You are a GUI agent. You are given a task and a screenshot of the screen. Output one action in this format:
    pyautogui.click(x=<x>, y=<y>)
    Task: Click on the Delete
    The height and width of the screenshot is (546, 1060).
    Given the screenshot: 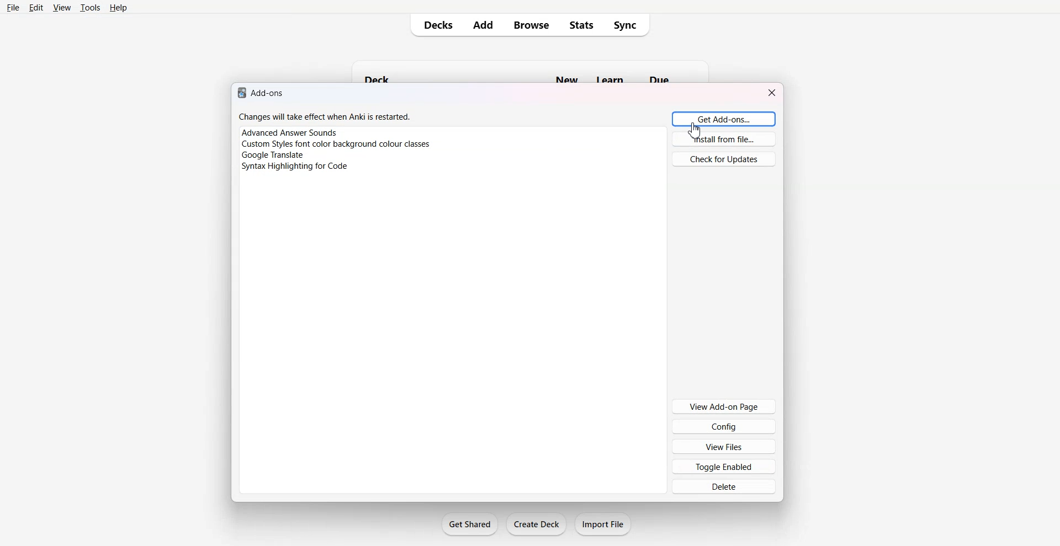 What is the action you would take?
    pyautogui.click(x=723, y=487)
    